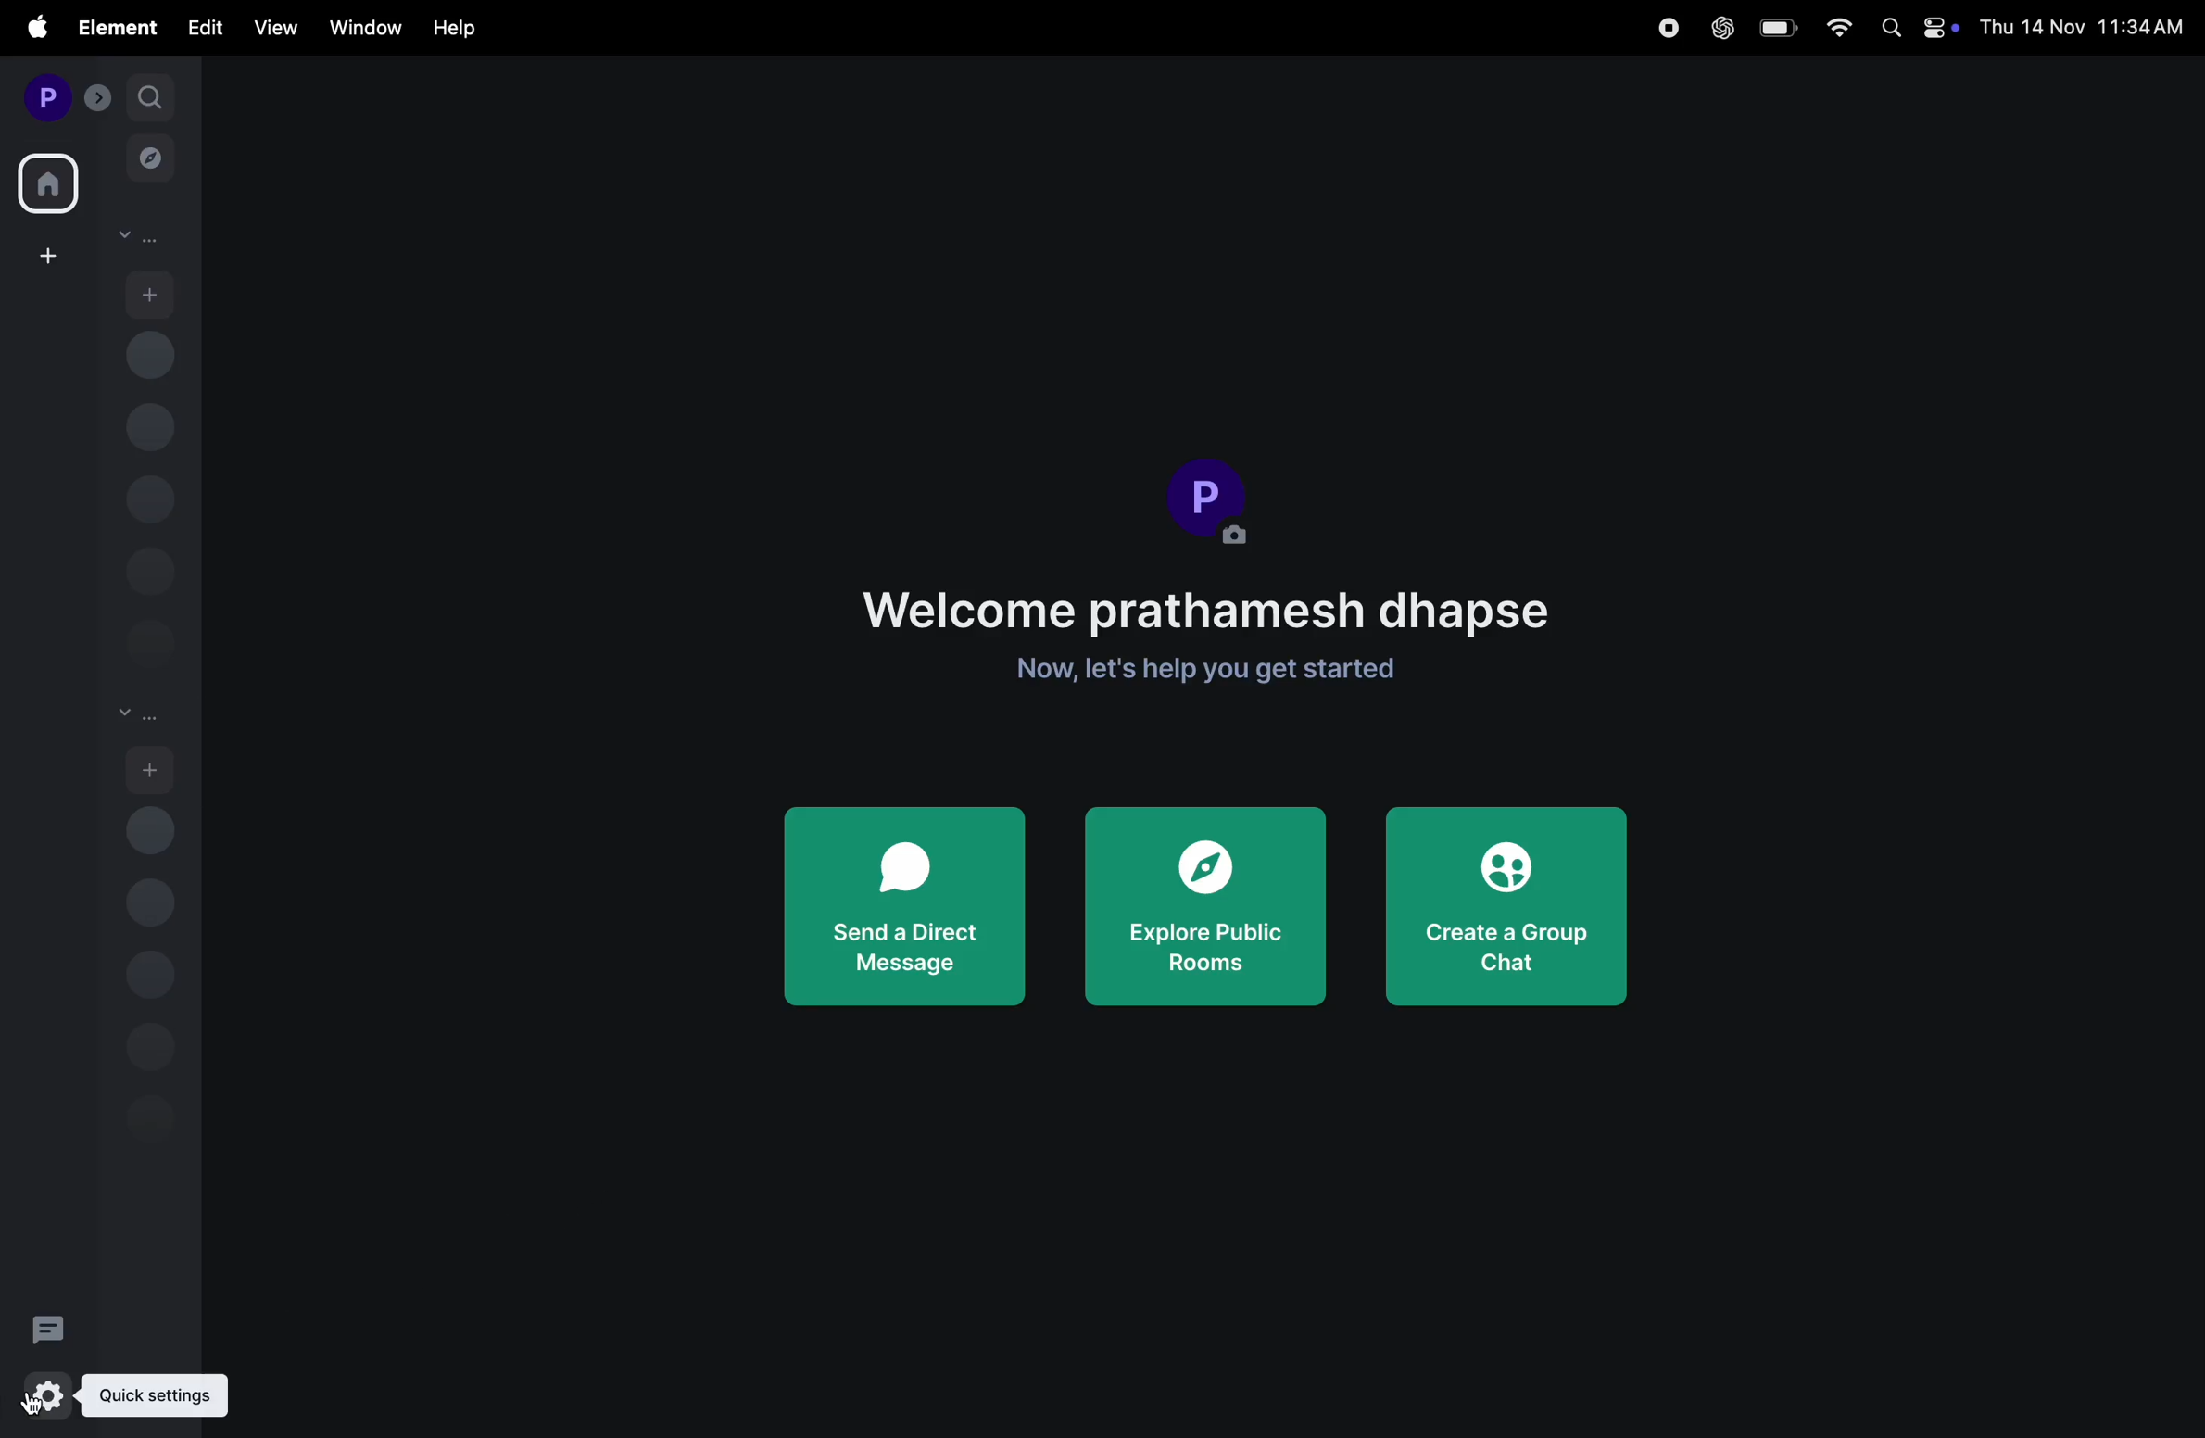 The image size is (2205, 1438). Describe the element at coordinates (2085, 27) in the screenshot. I see `Date and time` at that location.